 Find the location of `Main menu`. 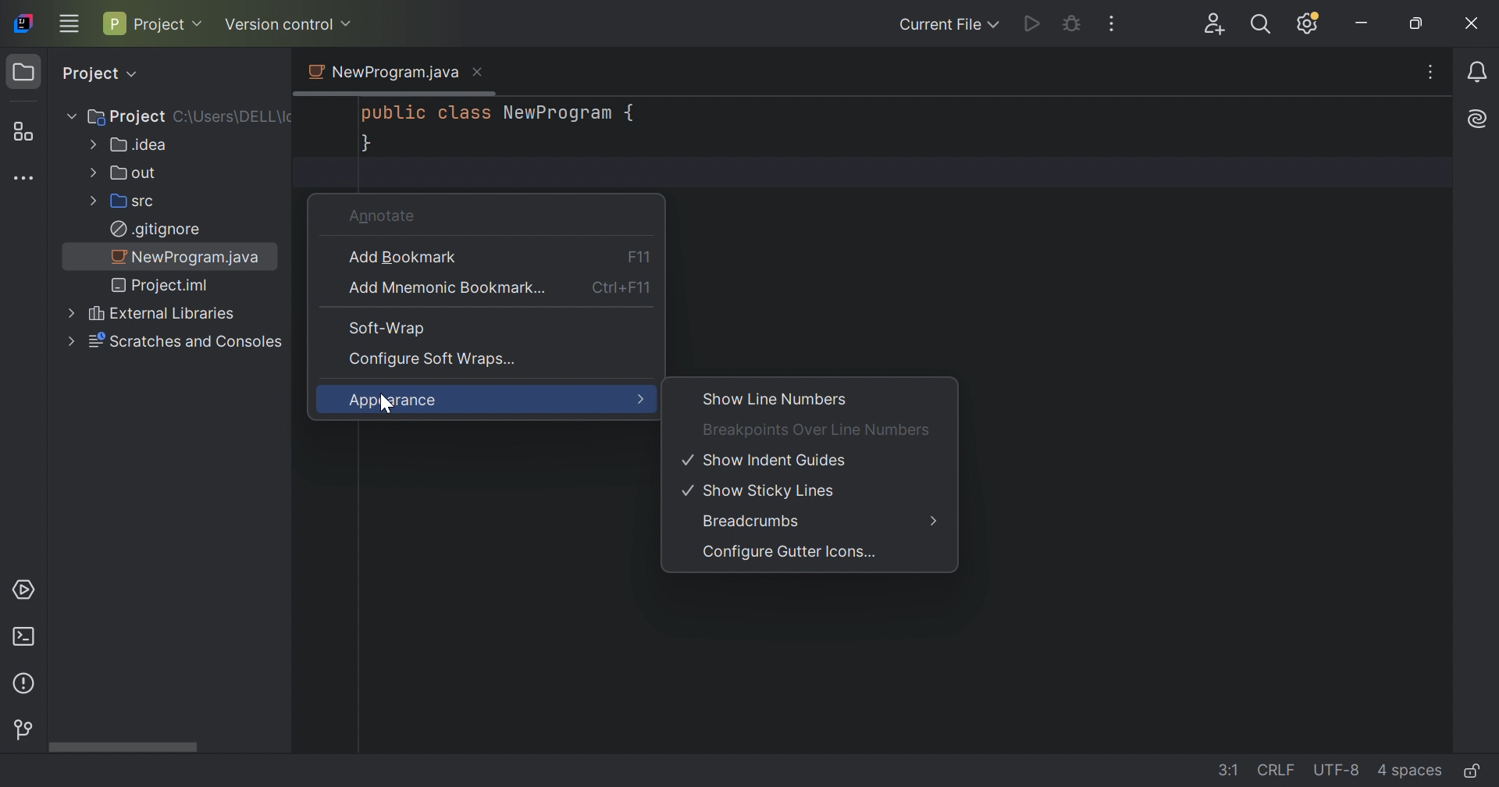

Main menu is located at coordinates (69, 23).